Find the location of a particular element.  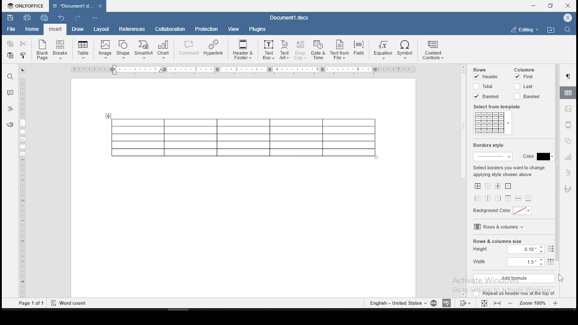

Hyperlink is located at coordinates (214, 48).